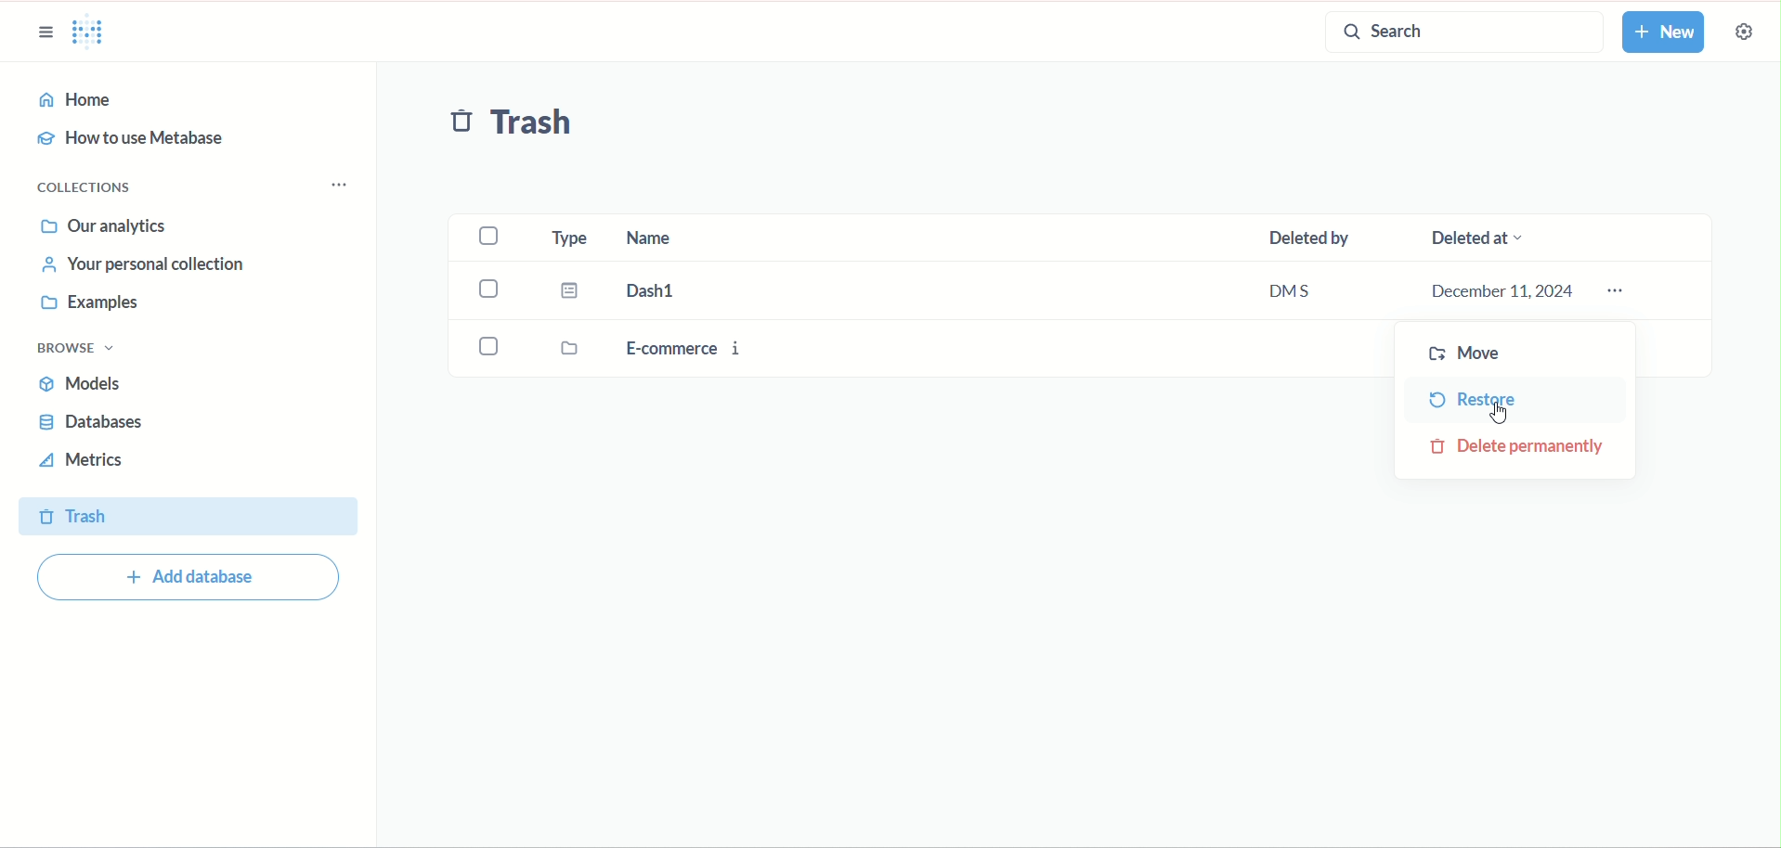 Image resolution: width=1781 pixels, height=848 pixels. Describe the element at coordinates (1503, 236) in the screenshot. I see `deleted at` at that location.